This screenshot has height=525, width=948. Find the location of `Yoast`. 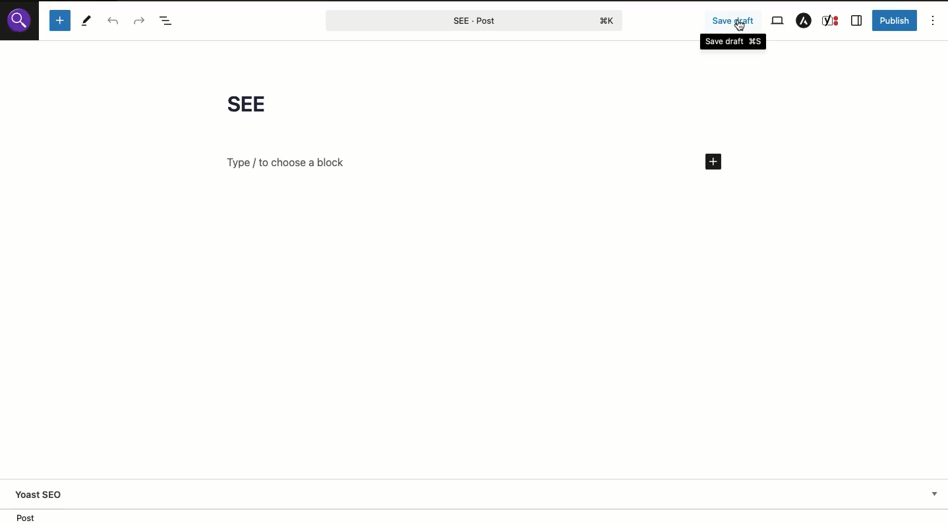

Yoast is located at coordinates (831, 20).